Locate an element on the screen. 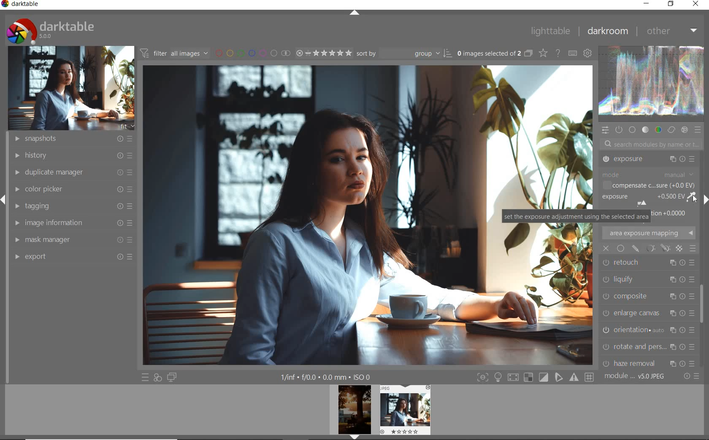 This screenshot has height=440, width=709. ROTATE AND is located at coordinates (647, 295).